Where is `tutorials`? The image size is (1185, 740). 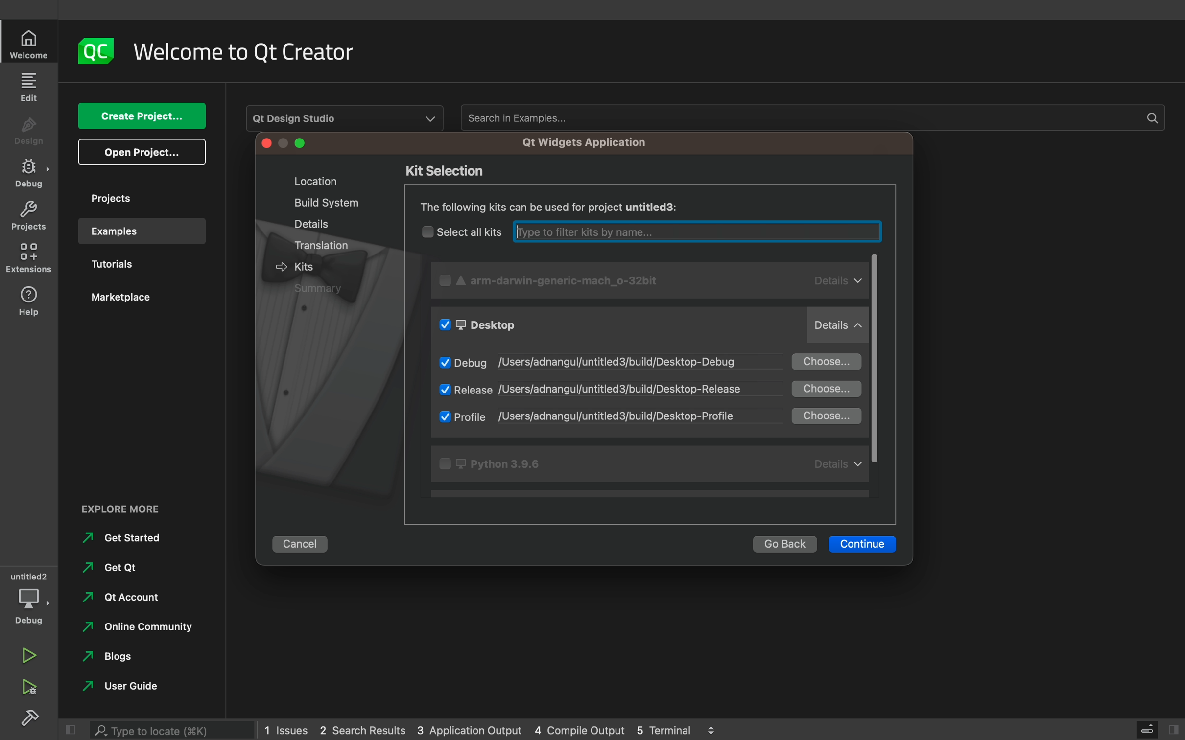
tutorials is located at coordinates (132, 266).